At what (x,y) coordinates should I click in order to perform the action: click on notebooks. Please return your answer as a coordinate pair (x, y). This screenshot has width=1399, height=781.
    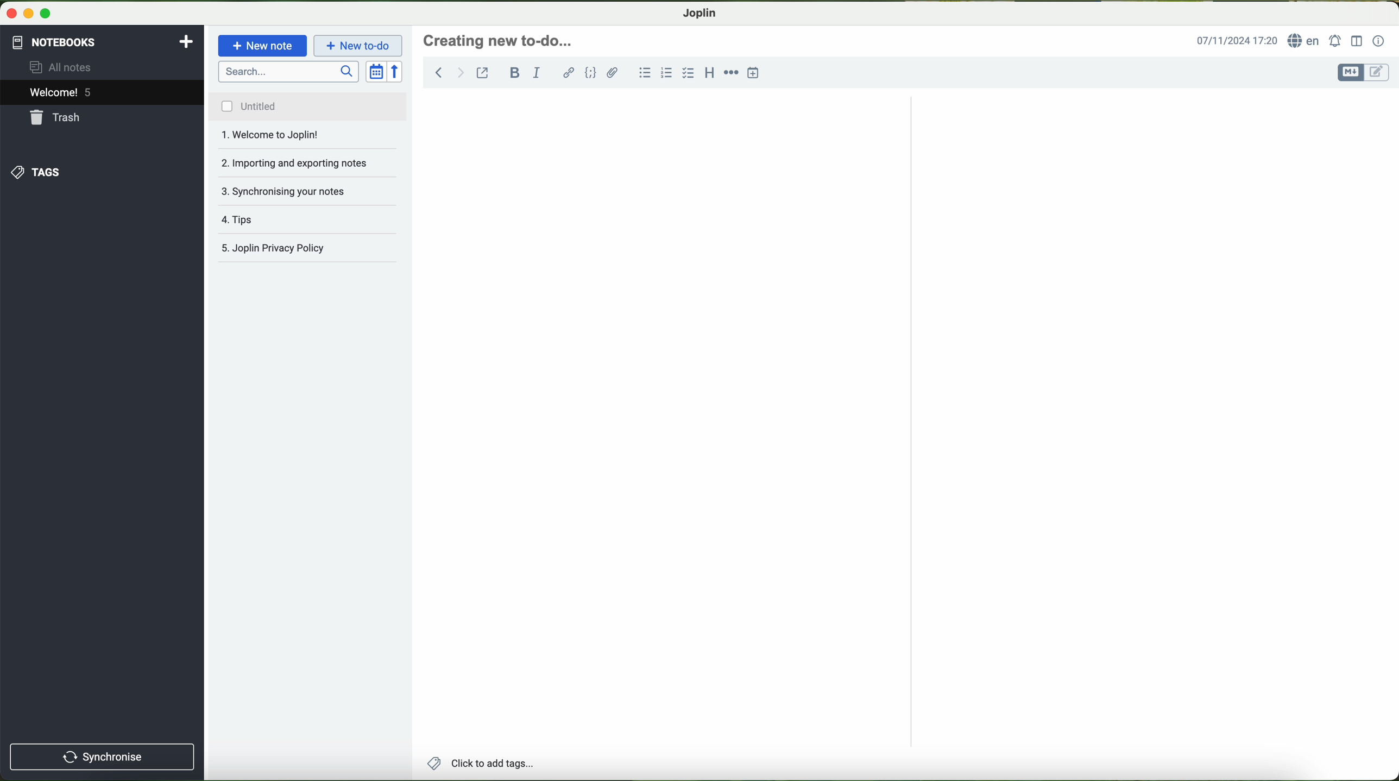
    Looking at the image, I should click on (53, 40).